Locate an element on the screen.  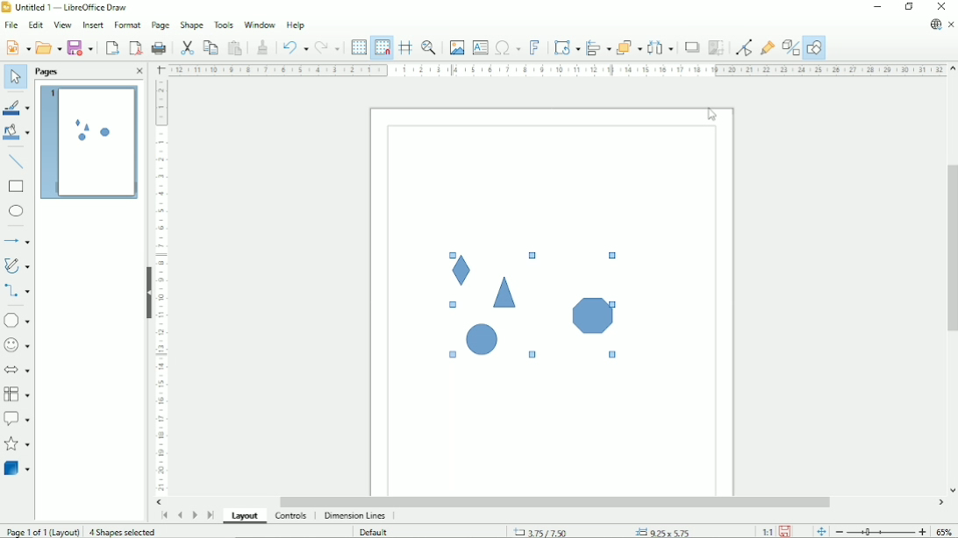
Horizontal scrollbar is located at coordinates (557, 501).